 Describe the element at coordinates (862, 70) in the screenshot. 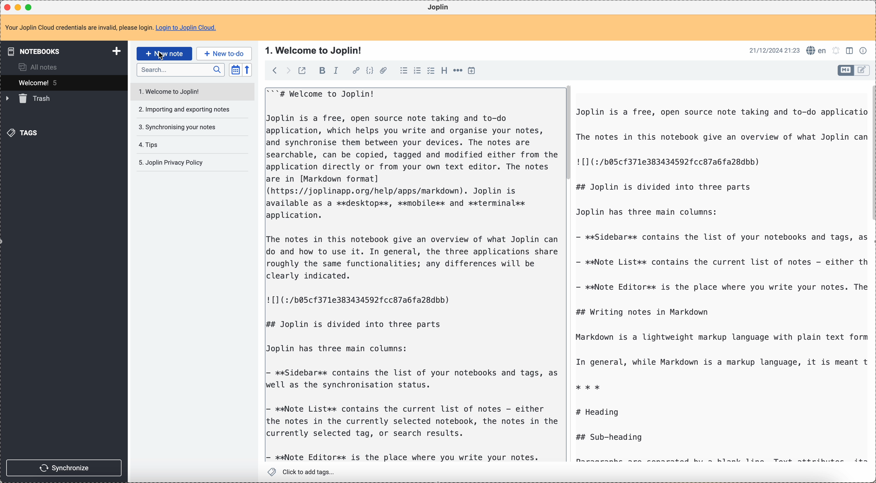

I see `toggle edit layout` at that location.